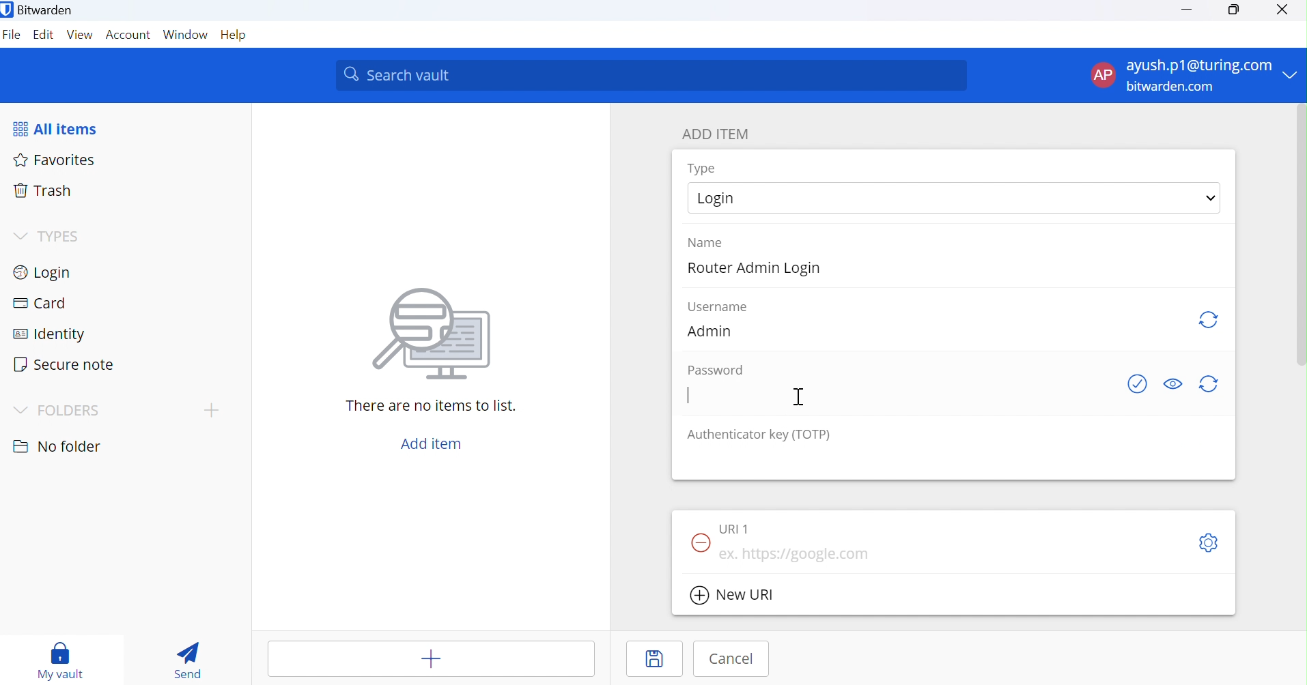  I want to click on Login, so click(47, 272).